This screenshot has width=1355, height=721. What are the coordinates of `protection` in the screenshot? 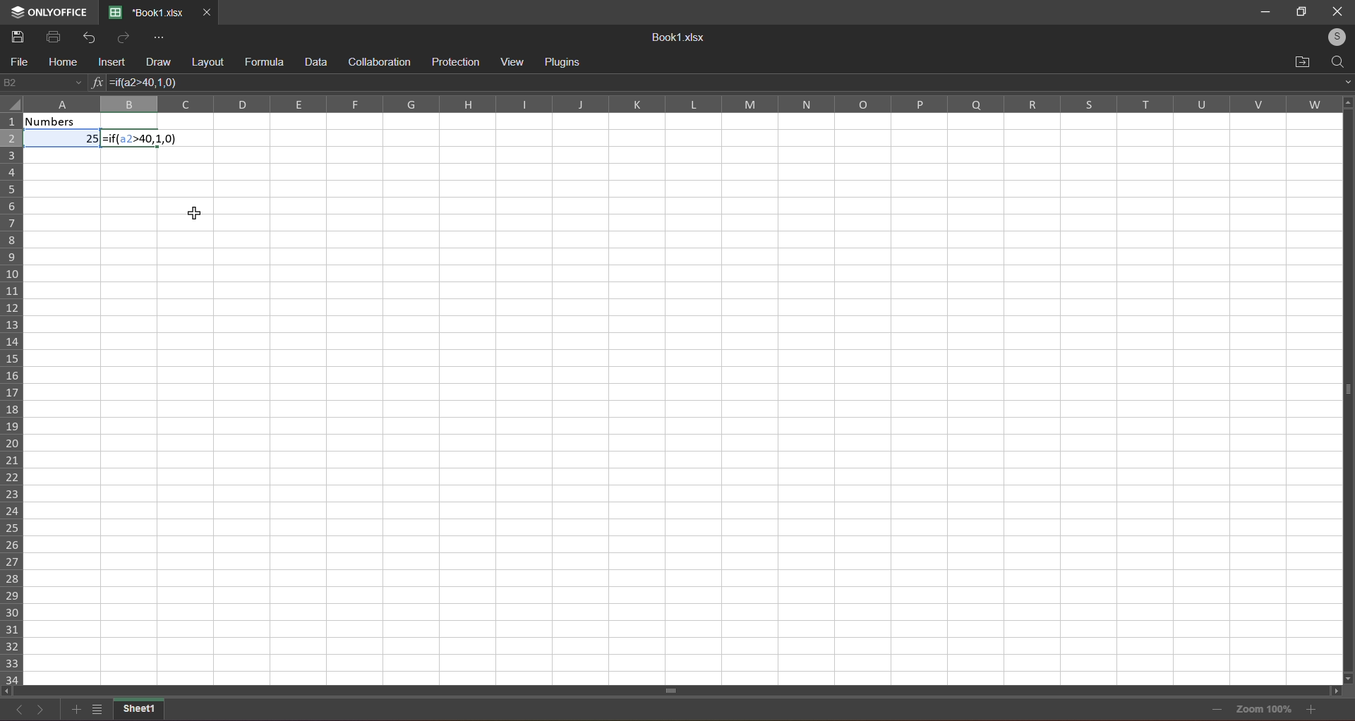 It's located at (453, 61).